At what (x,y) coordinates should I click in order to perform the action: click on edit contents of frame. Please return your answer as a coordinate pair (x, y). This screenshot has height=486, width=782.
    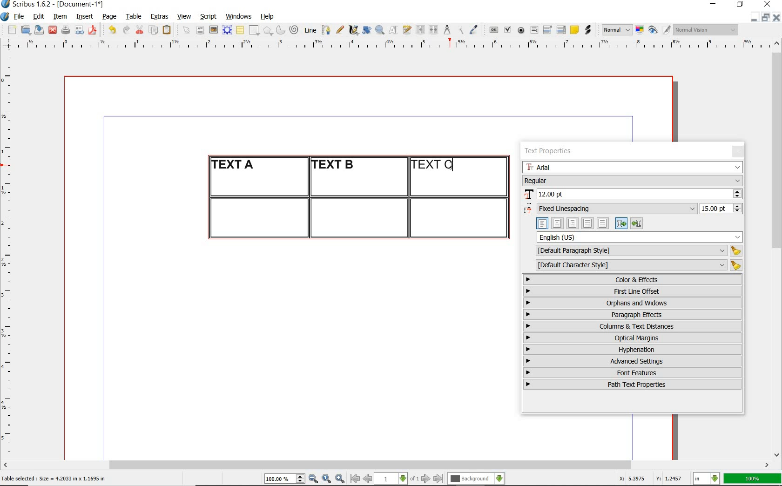
    Looking at the image, I should click on (393, 29).